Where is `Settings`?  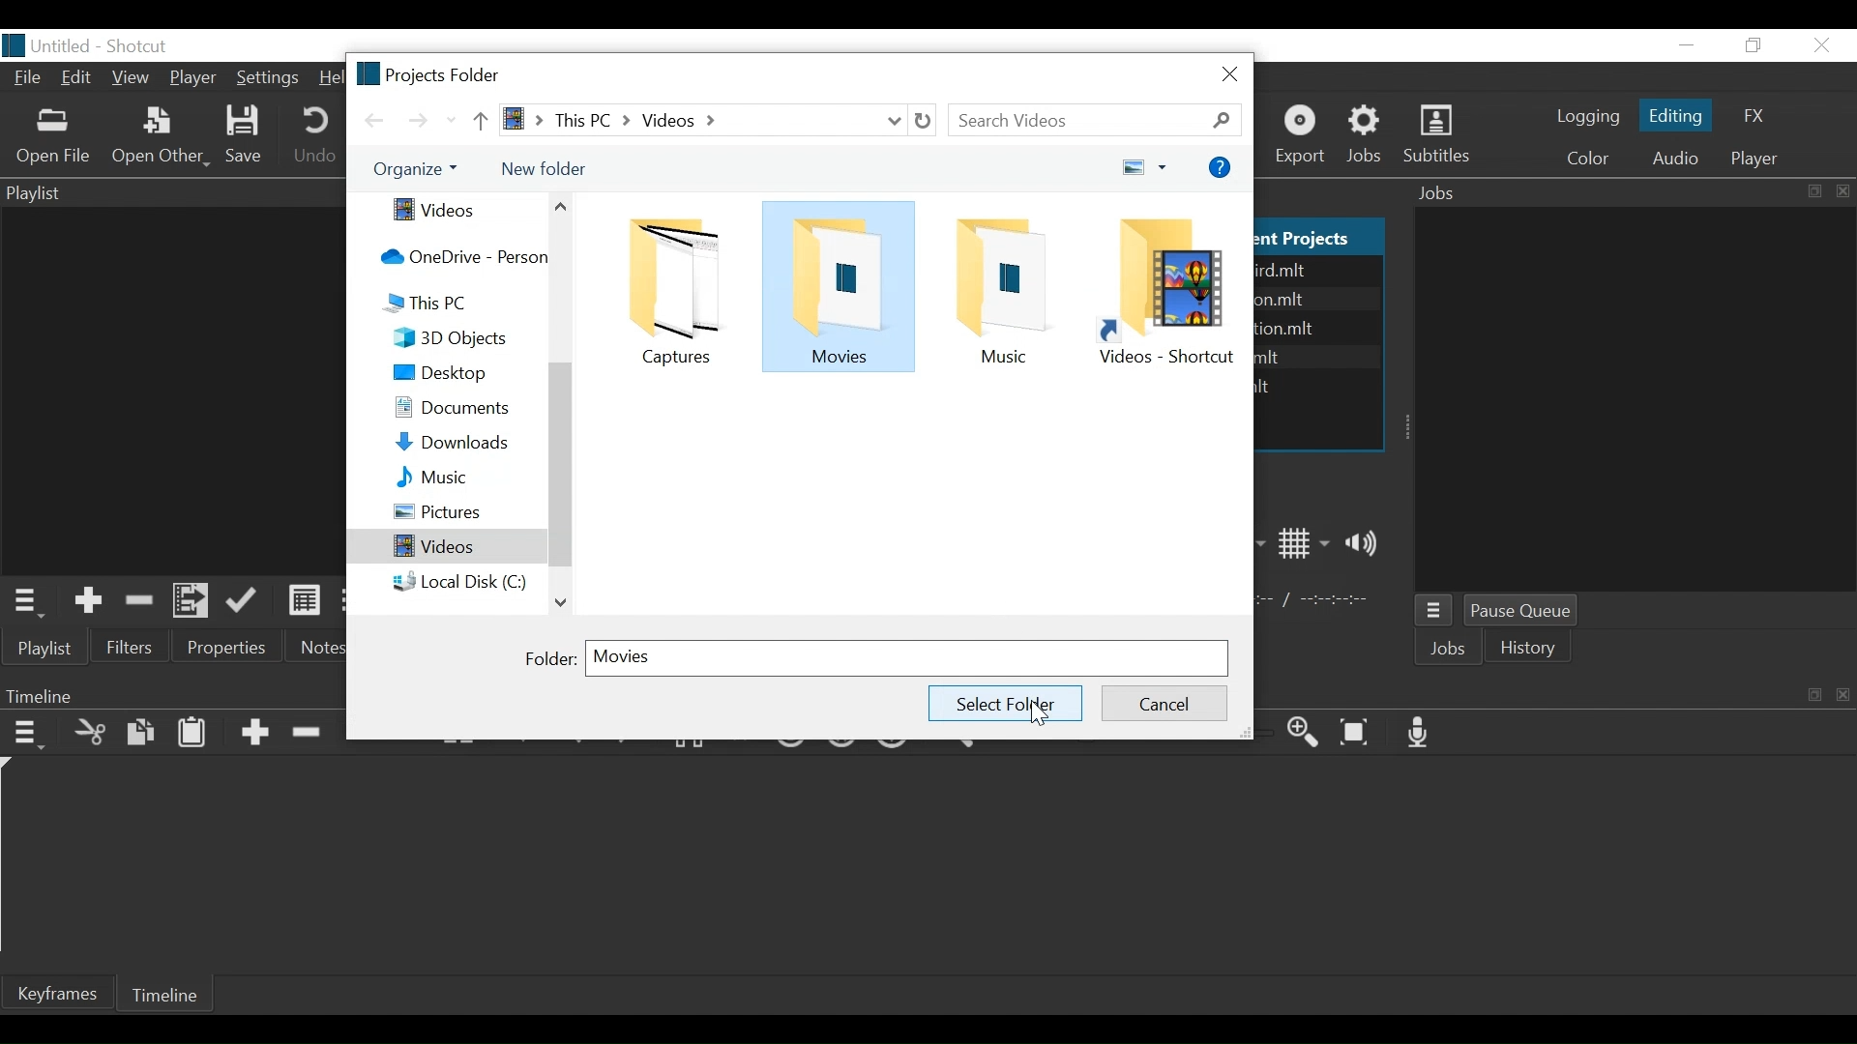 Settings is located at coordinates (265, 80).